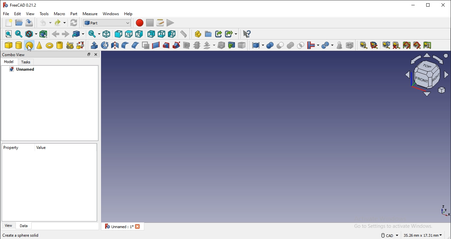  I want to click on windows, so click(111, 14).